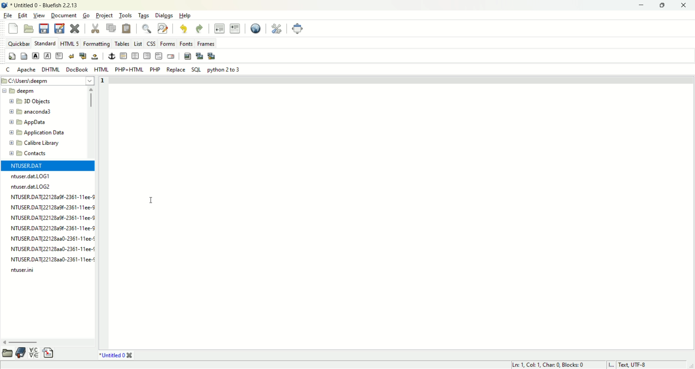 Image resolution: width=695 pixels, height=369 pixels. I want to click on DocBook, so click(76, 69).